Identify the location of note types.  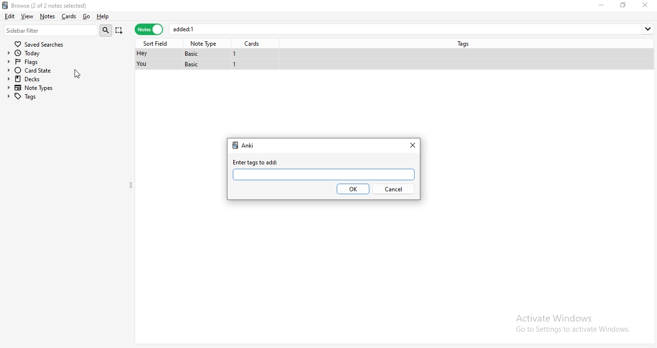
(33, 88).